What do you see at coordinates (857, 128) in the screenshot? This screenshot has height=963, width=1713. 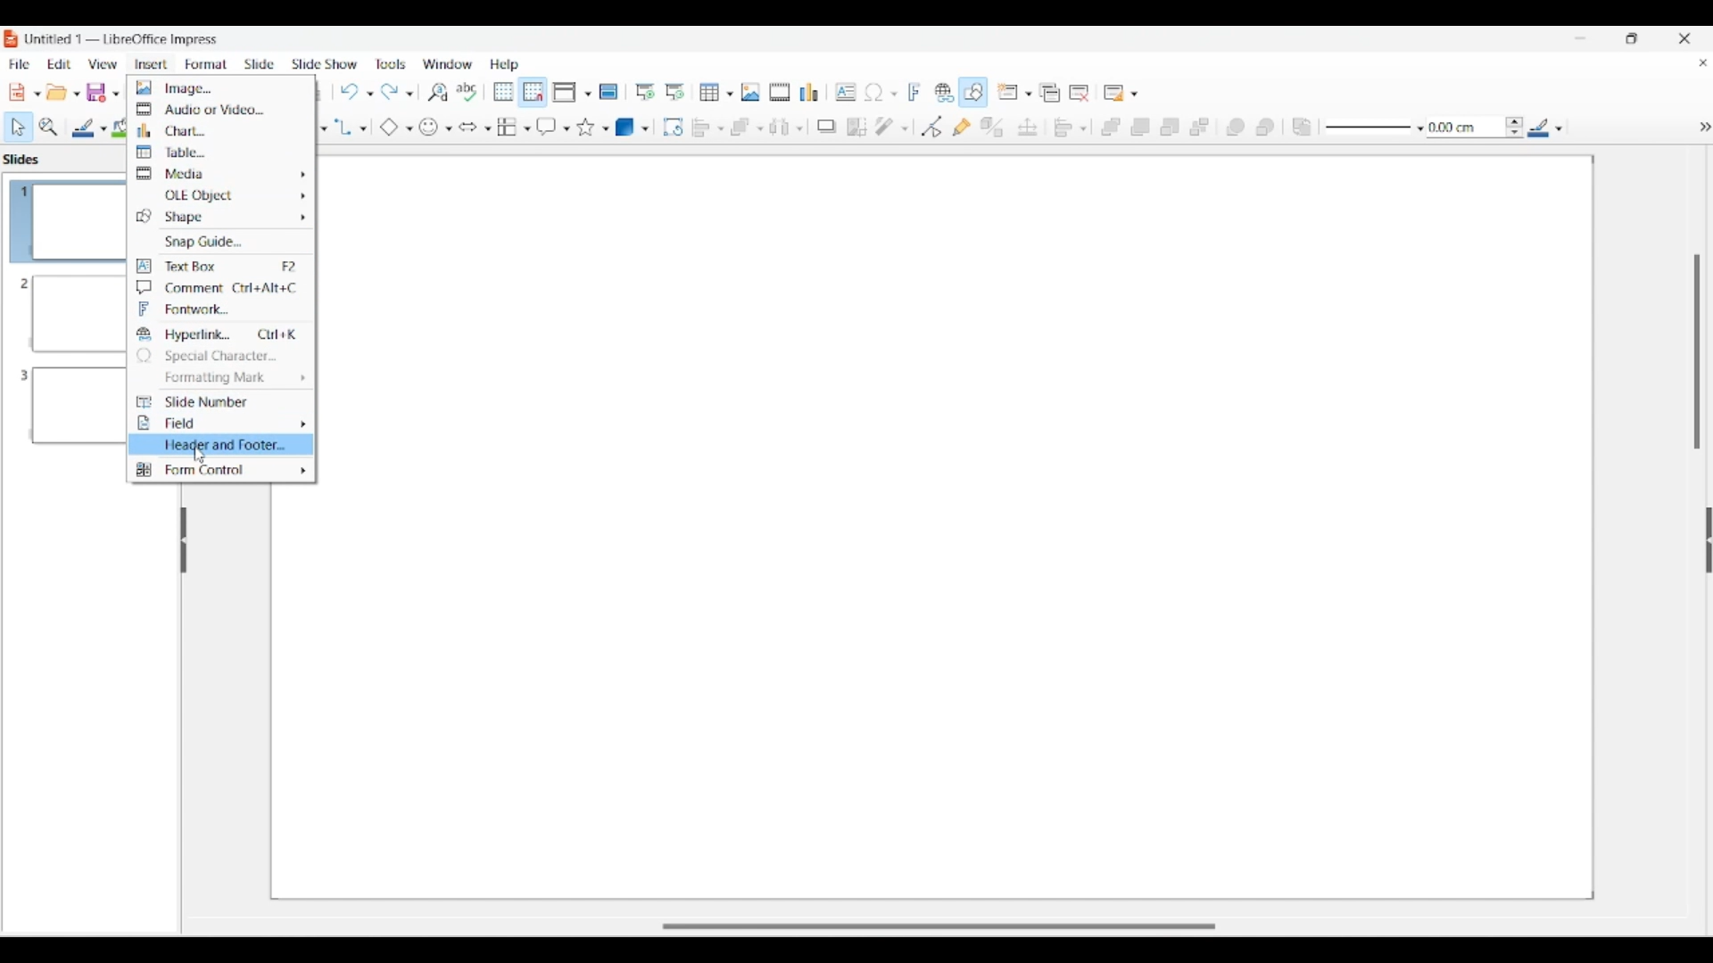 I see `Crop image` at bounding box center [857, 128].